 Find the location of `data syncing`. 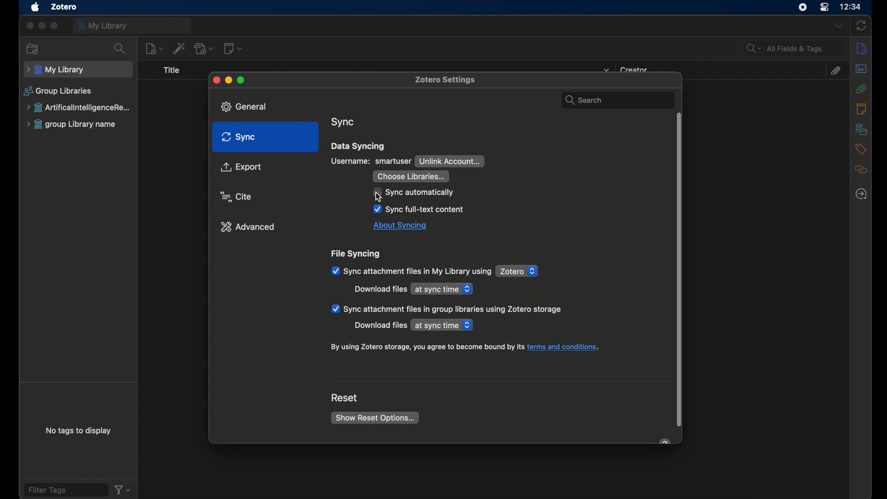

data syncing is located at coordinates (358, 146).